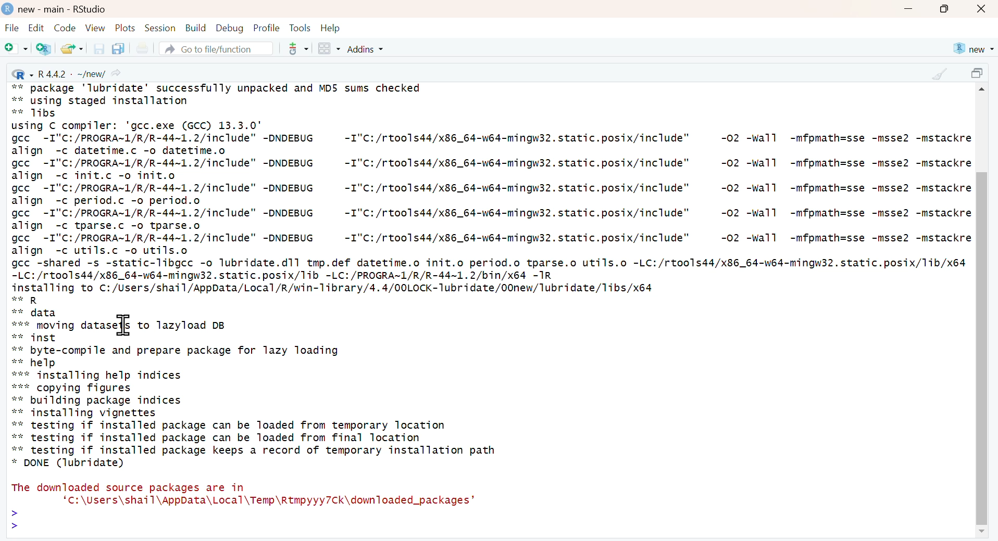  Describe the element at coordinates (106, 100) in the screenshot. I see `** using staged installation` at that location.